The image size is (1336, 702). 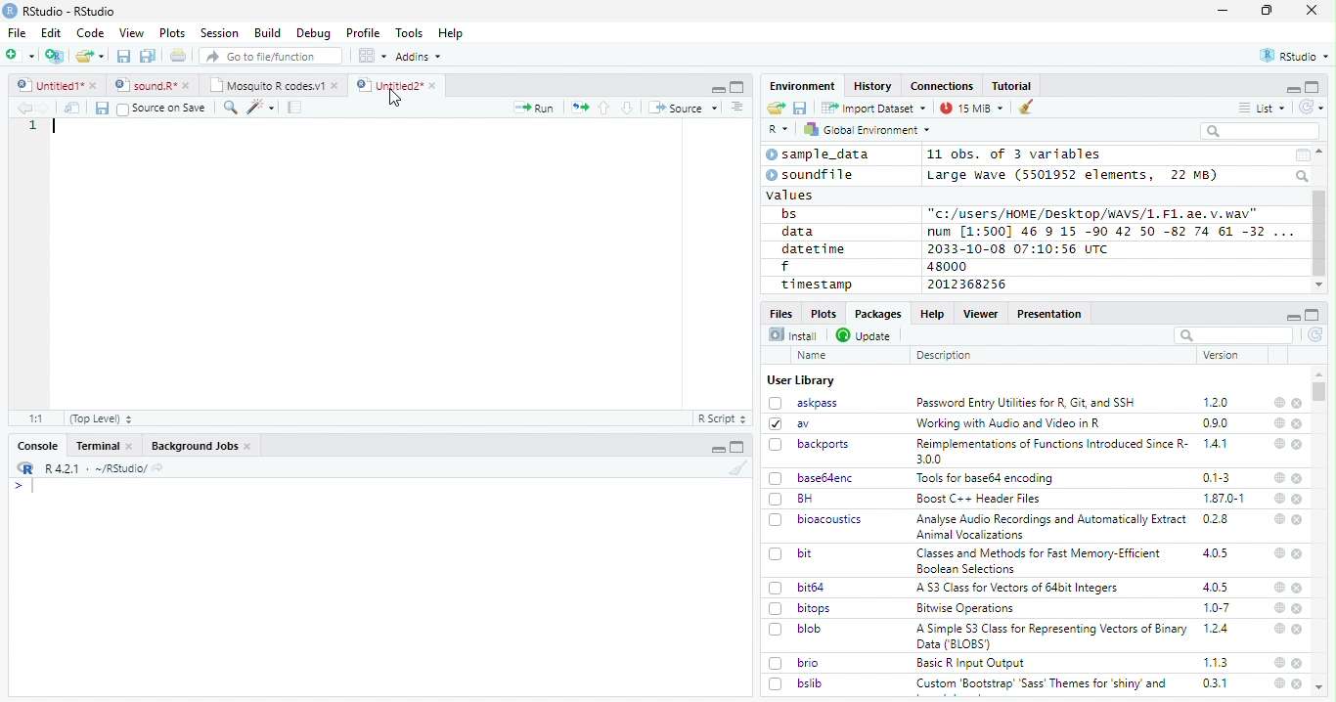 What do you see at coordinates (945, 266) in the screenshot?
I see `48000` at bounding box center [945, 266].